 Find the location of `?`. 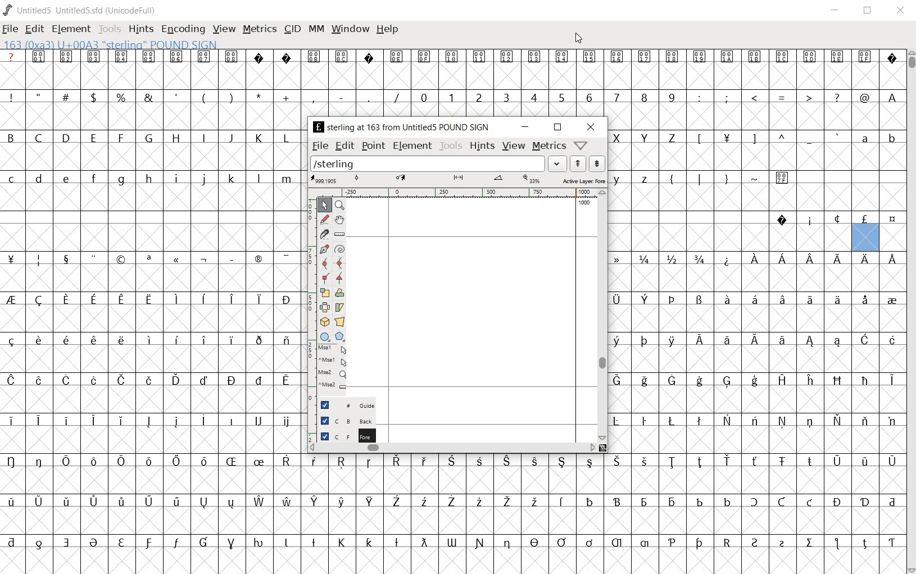

? is located at coordinates (836, 98).